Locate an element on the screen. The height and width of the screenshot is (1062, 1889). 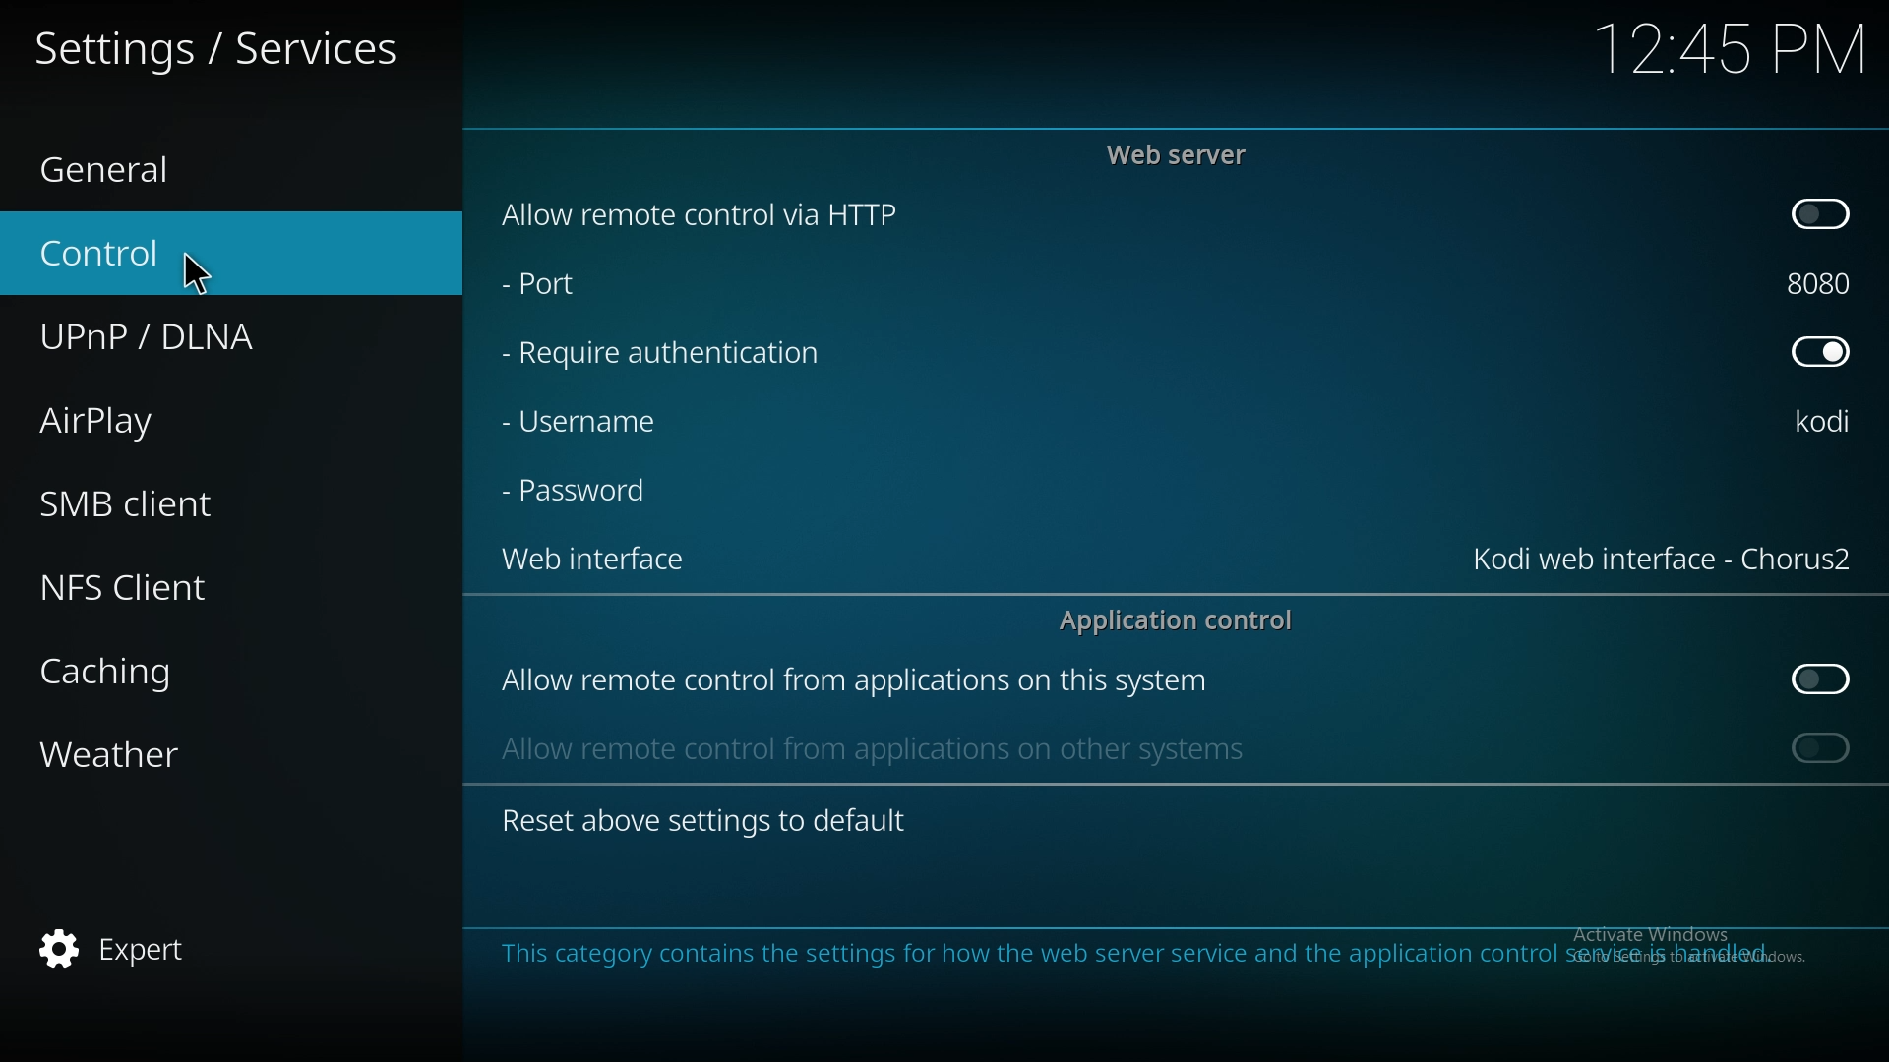
web interface is located at coordinates (592, 557).